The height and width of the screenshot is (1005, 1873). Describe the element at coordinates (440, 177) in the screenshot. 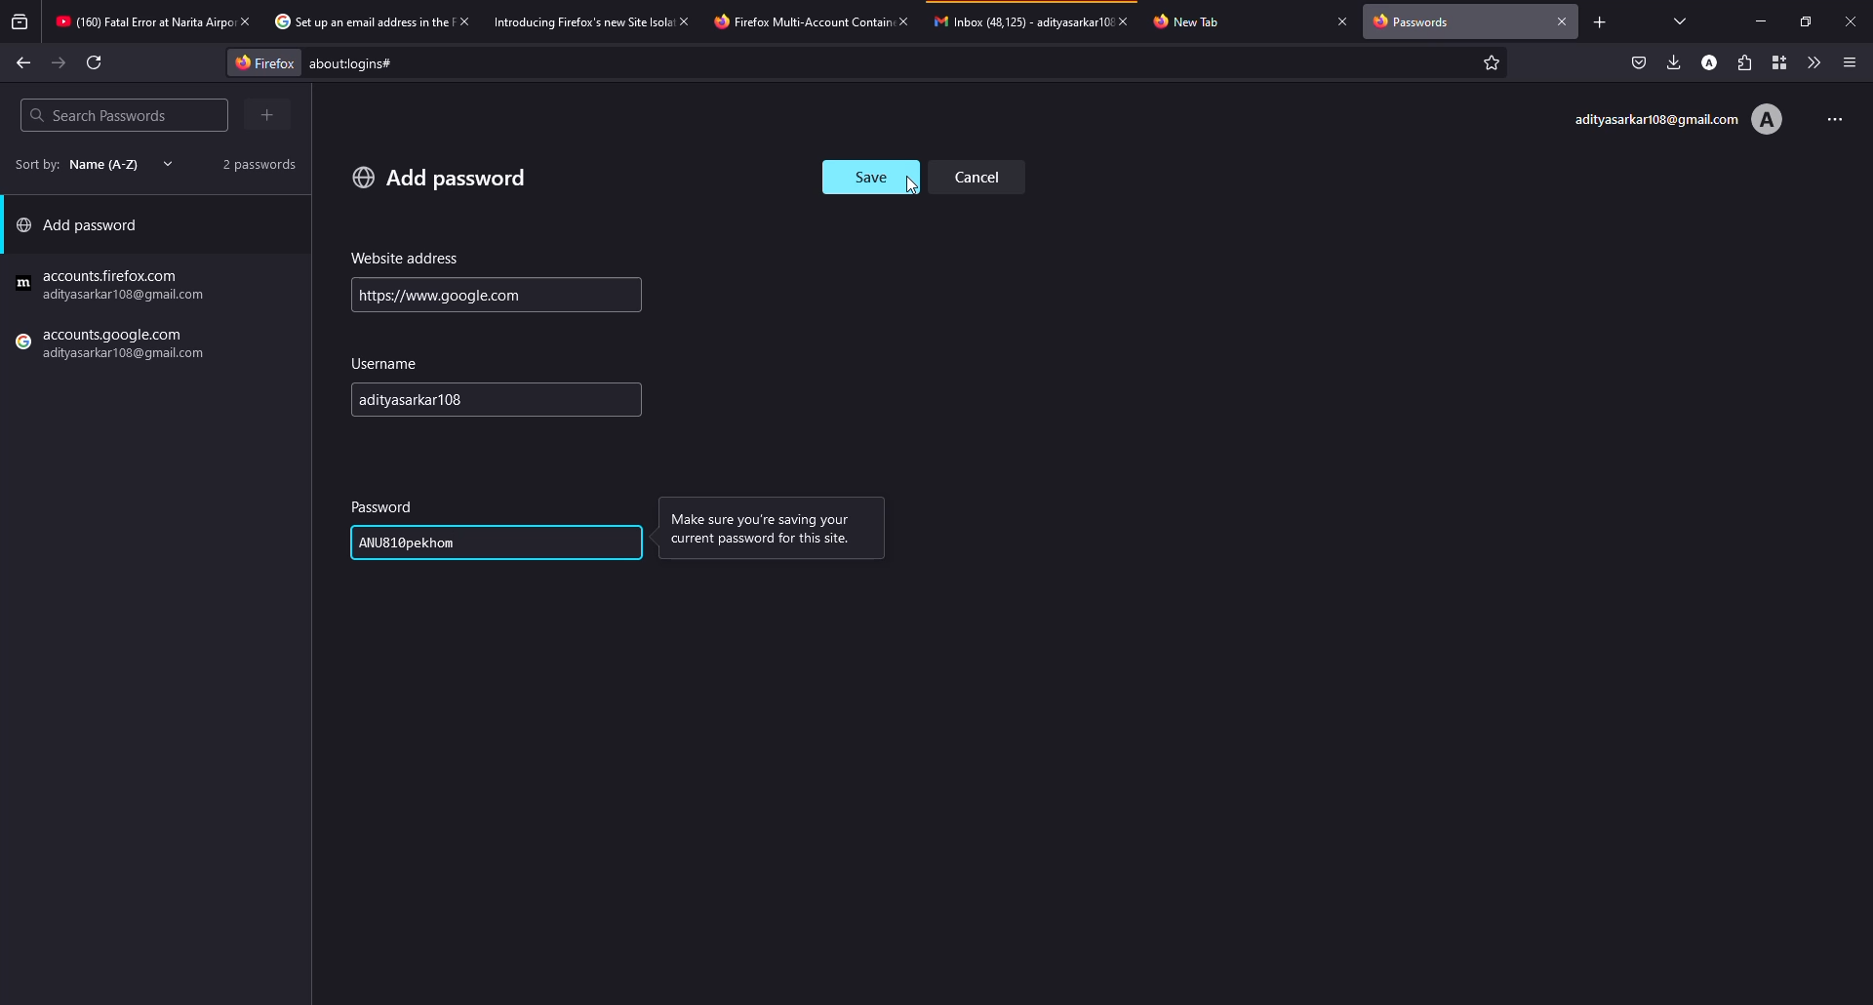

I see `add` at that location.